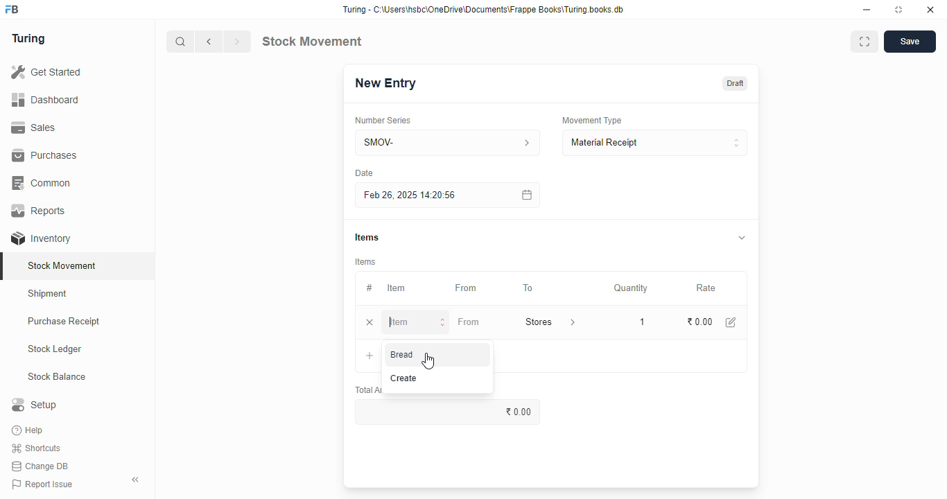 This screenshot has height=499, width=947. Describe the element at coordinates (311, 41) in the screenshot. I see `stock movement` at that location.